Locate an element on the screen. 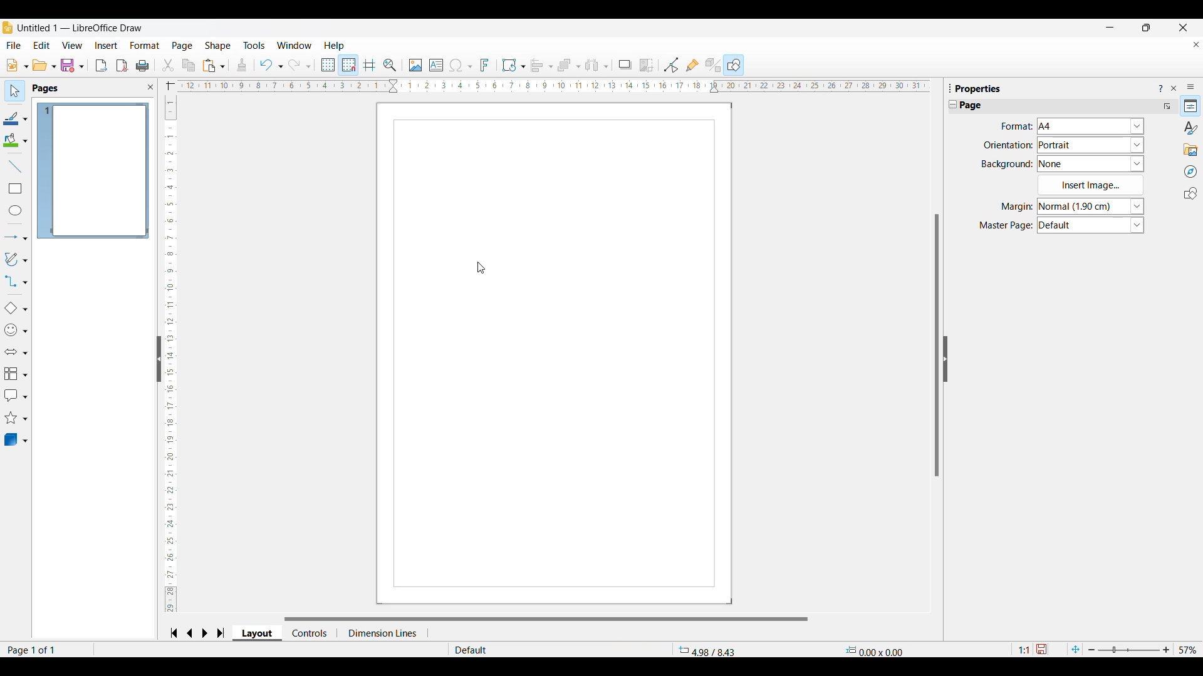 This screenshot has height=676, width=1203. Undo is located at coordinates (271, 65).